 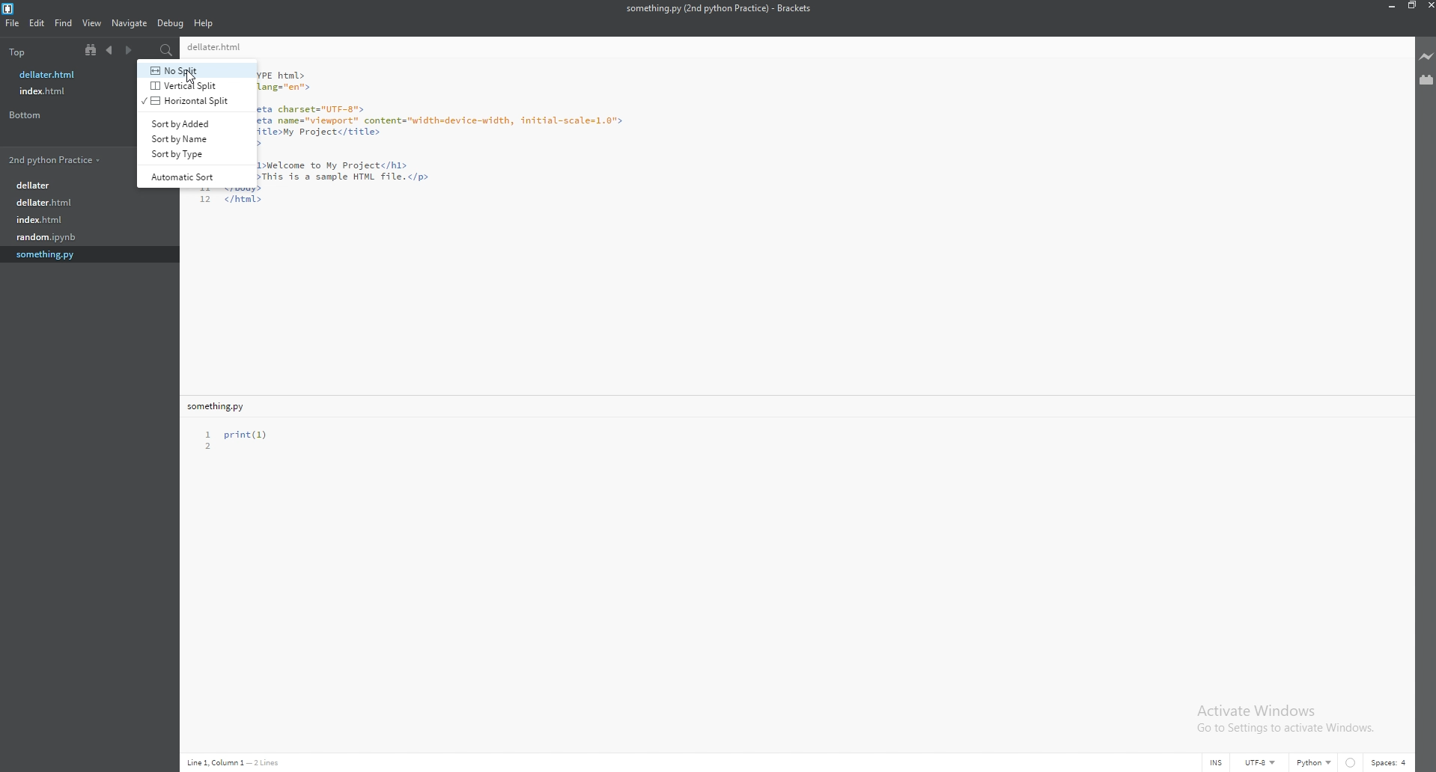 I want to click on file, so click(x=77, y=255).